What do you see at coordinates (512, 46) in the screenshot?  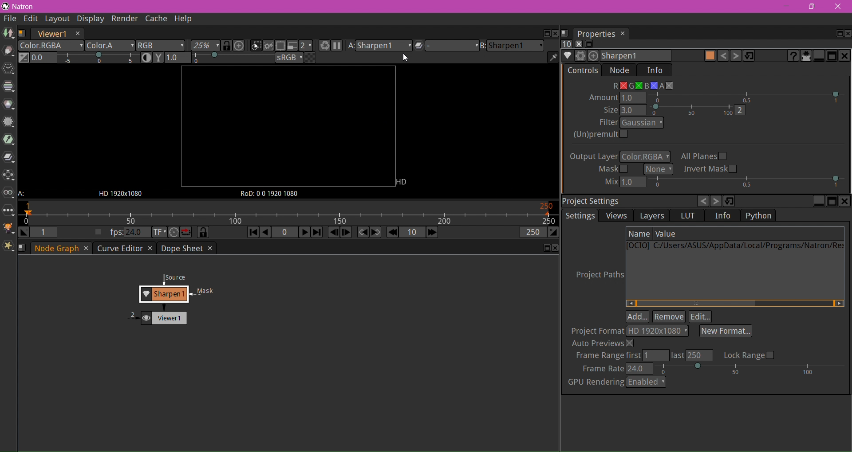 I see `Viewer Input B` at bounding box center [512, 46].